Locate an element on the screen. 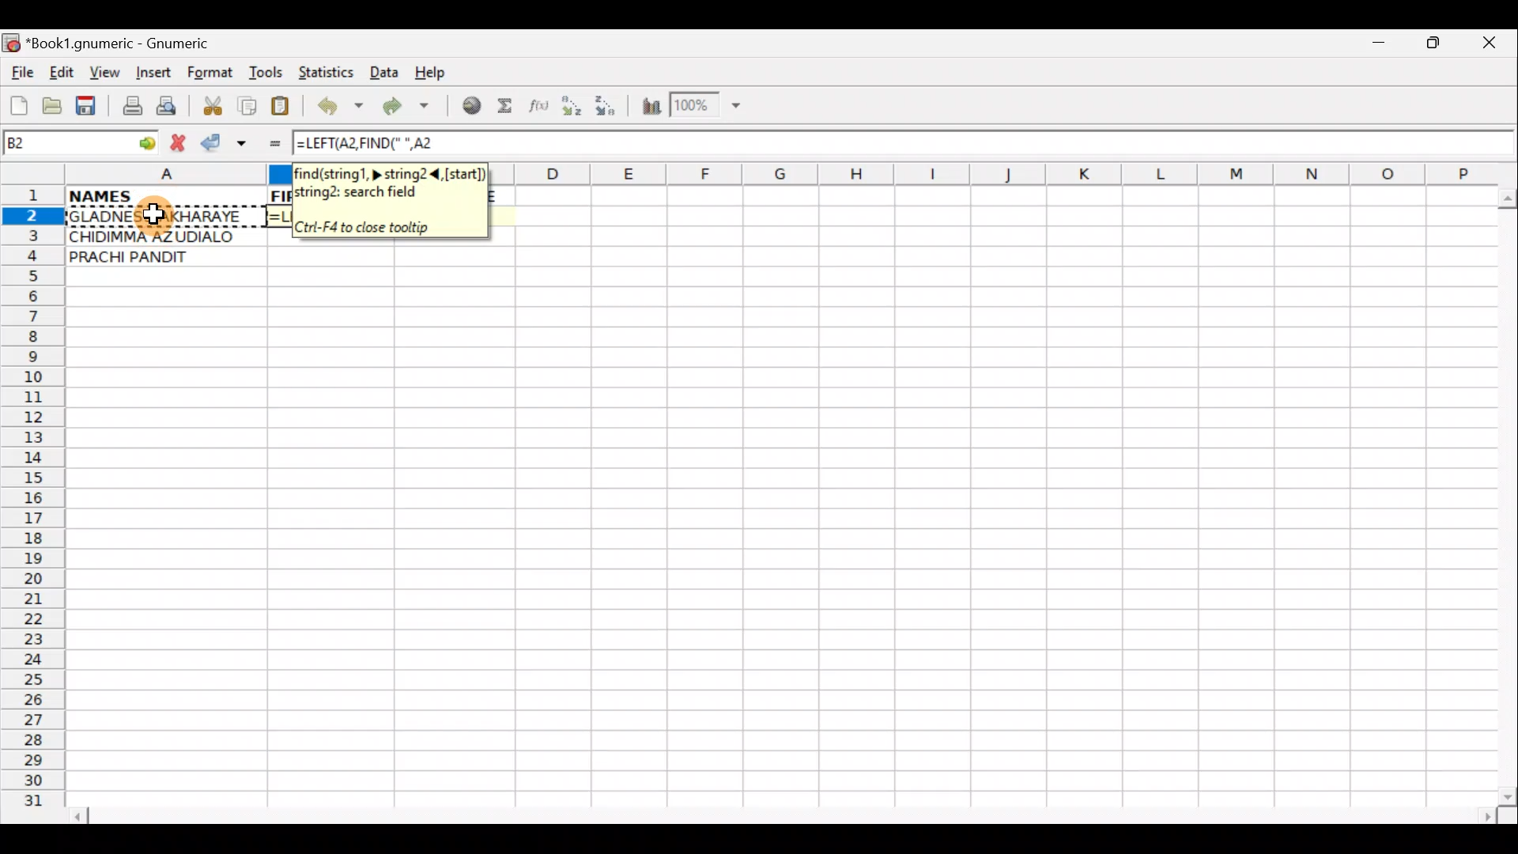 The image size is (1518, 854). Undo last action is located at coordinates (342, 108).